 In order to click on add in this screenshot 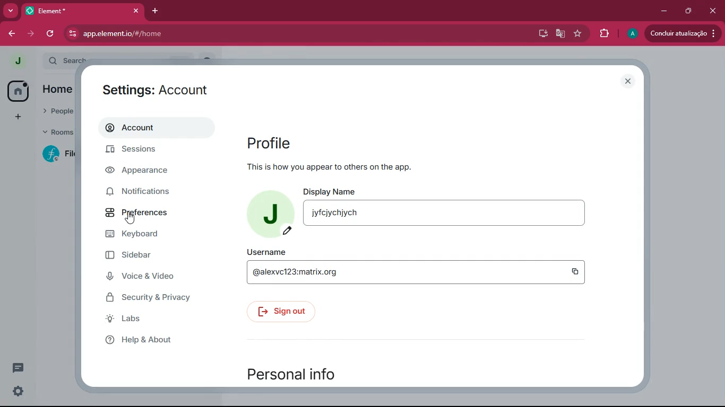, I will do `click(19, 116)`.